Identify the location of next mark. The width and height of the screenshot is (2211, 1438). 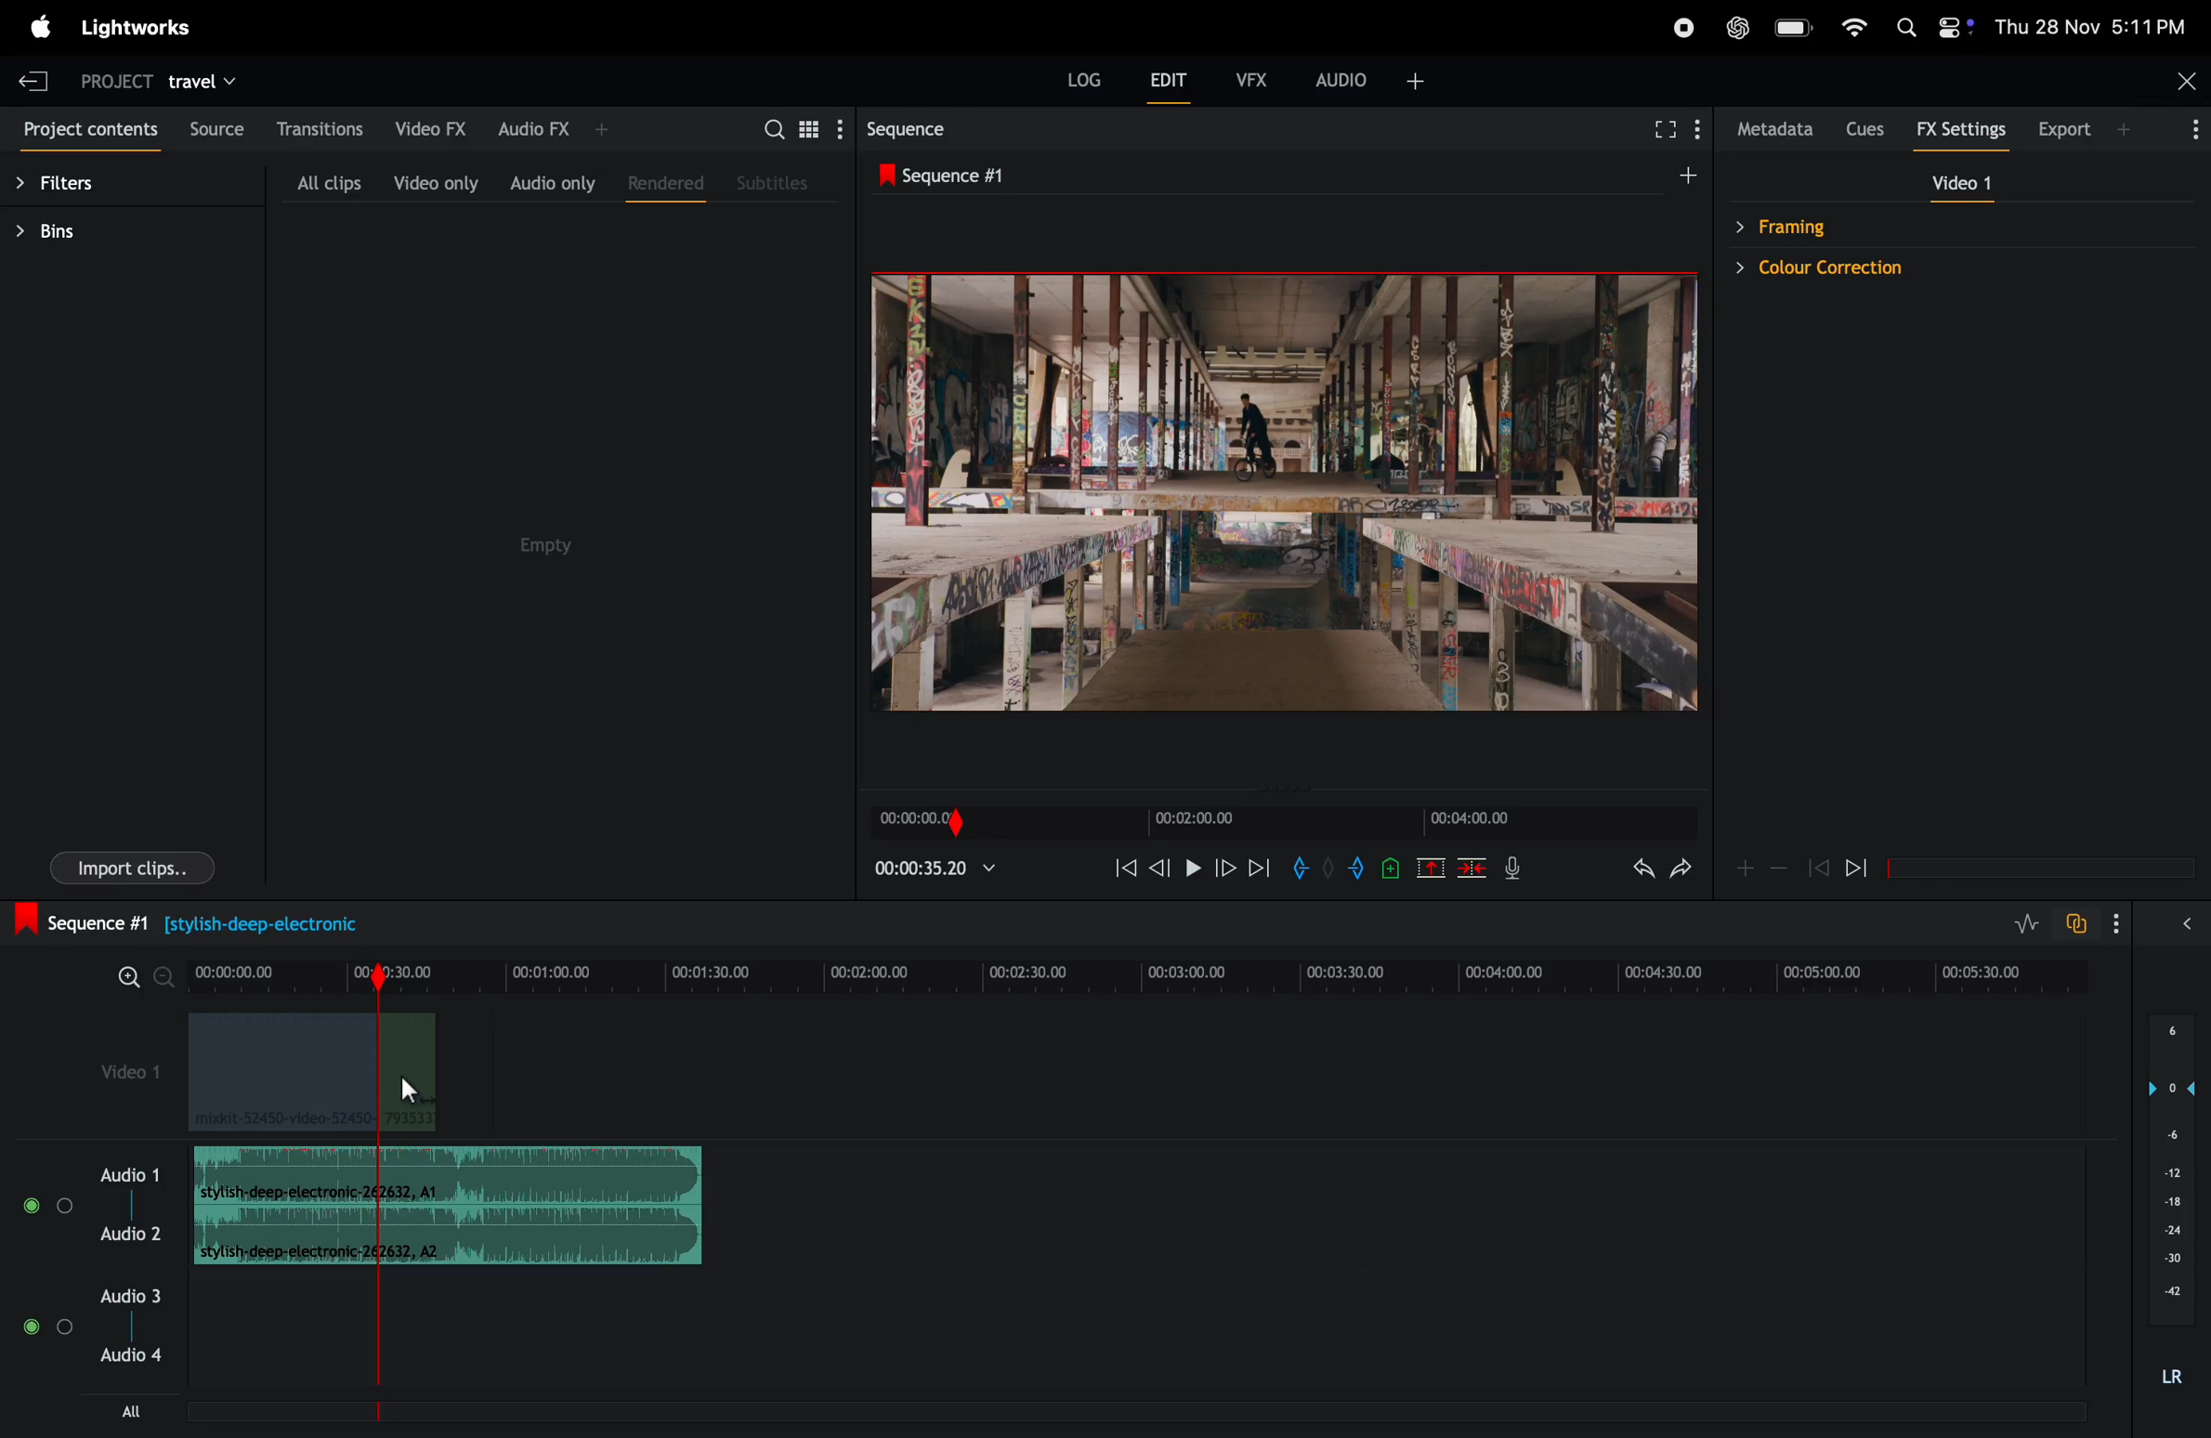
(1261, 868).